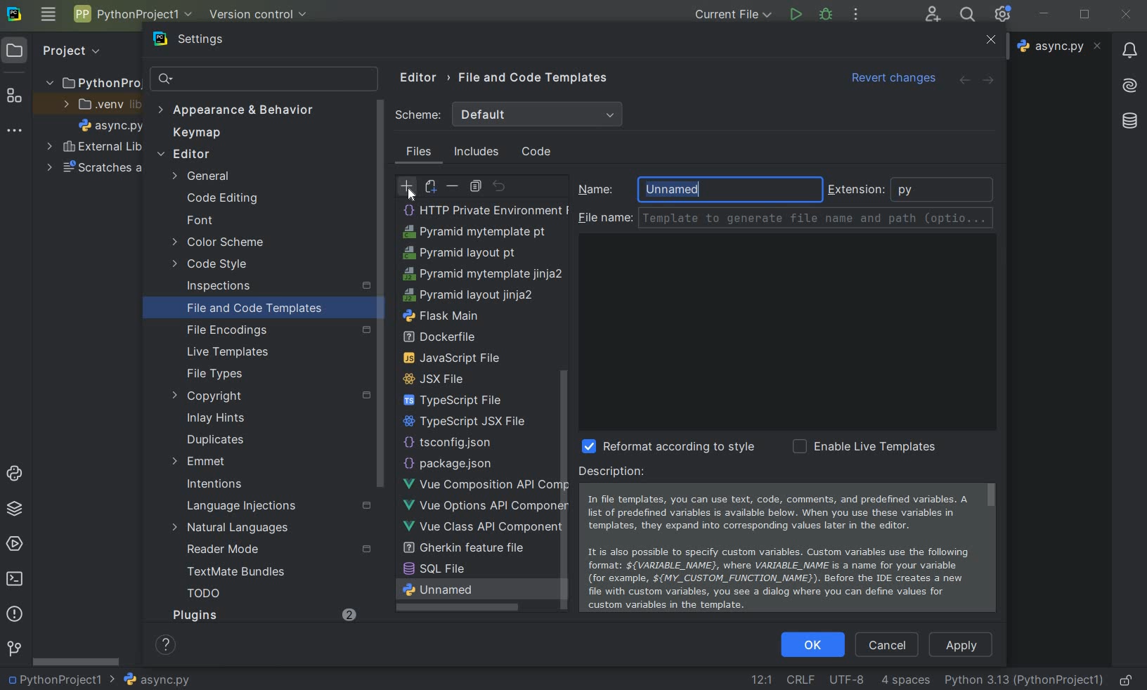 This screenshot has width=1147, height=690. What do you see at coordinates (507, 115) in the screenshot?
I see `scheme` at bounding box center [507, 115].